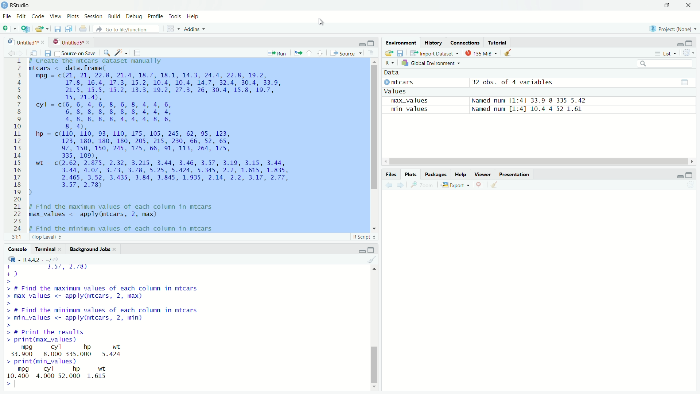 This screenshot has height=394, width=700. I want to click on File, so click(7, 16).